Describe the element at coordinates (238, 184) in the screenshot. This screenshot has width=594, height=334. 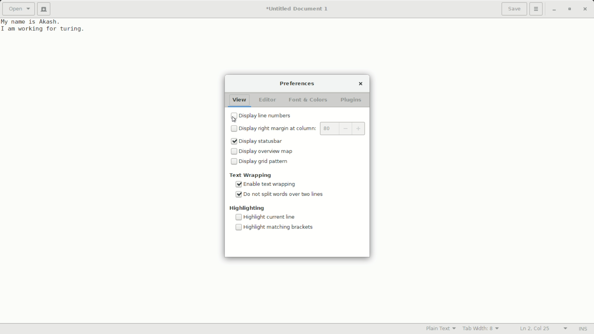
I see `checked checkbox` at that location.